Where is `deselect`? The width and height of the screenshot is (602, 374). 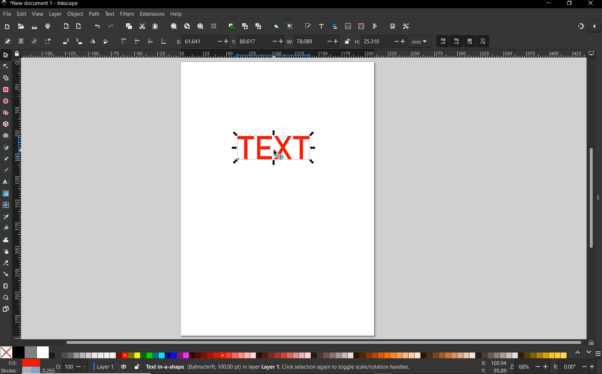
deselect is located at coordinates (33, 42).